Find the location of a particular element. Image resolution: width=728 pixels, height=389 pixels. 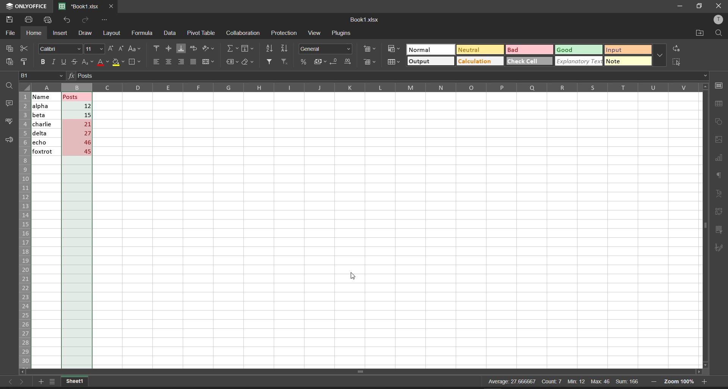

note is located at coordinates (615, 61).